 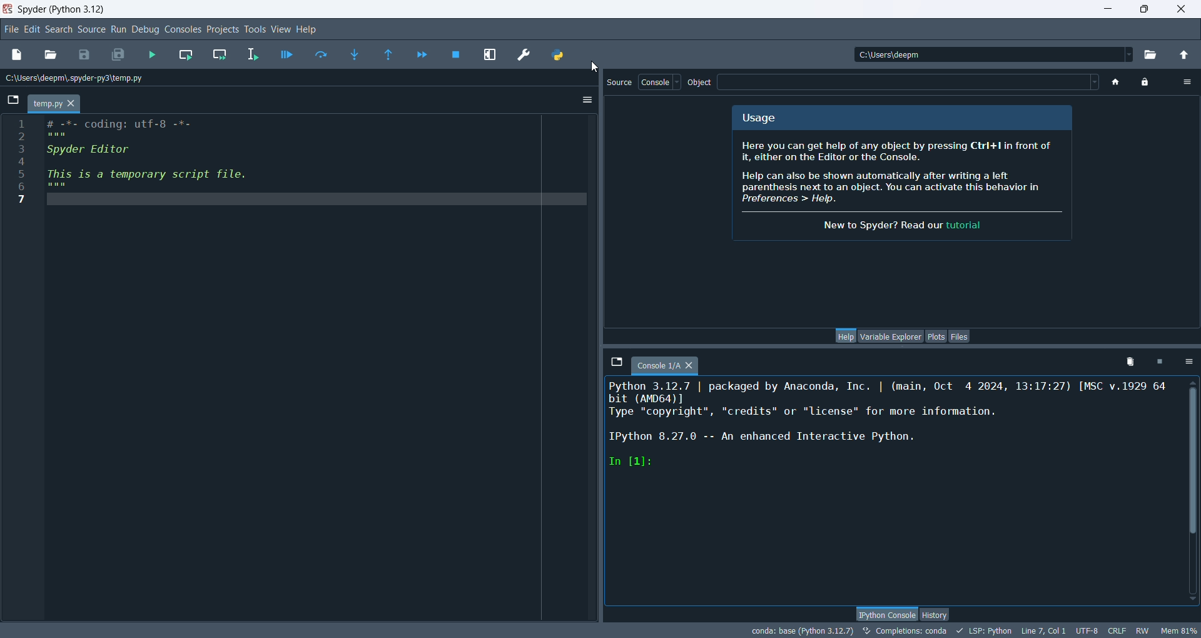 I want to click on object, so click(x=699, y=82).